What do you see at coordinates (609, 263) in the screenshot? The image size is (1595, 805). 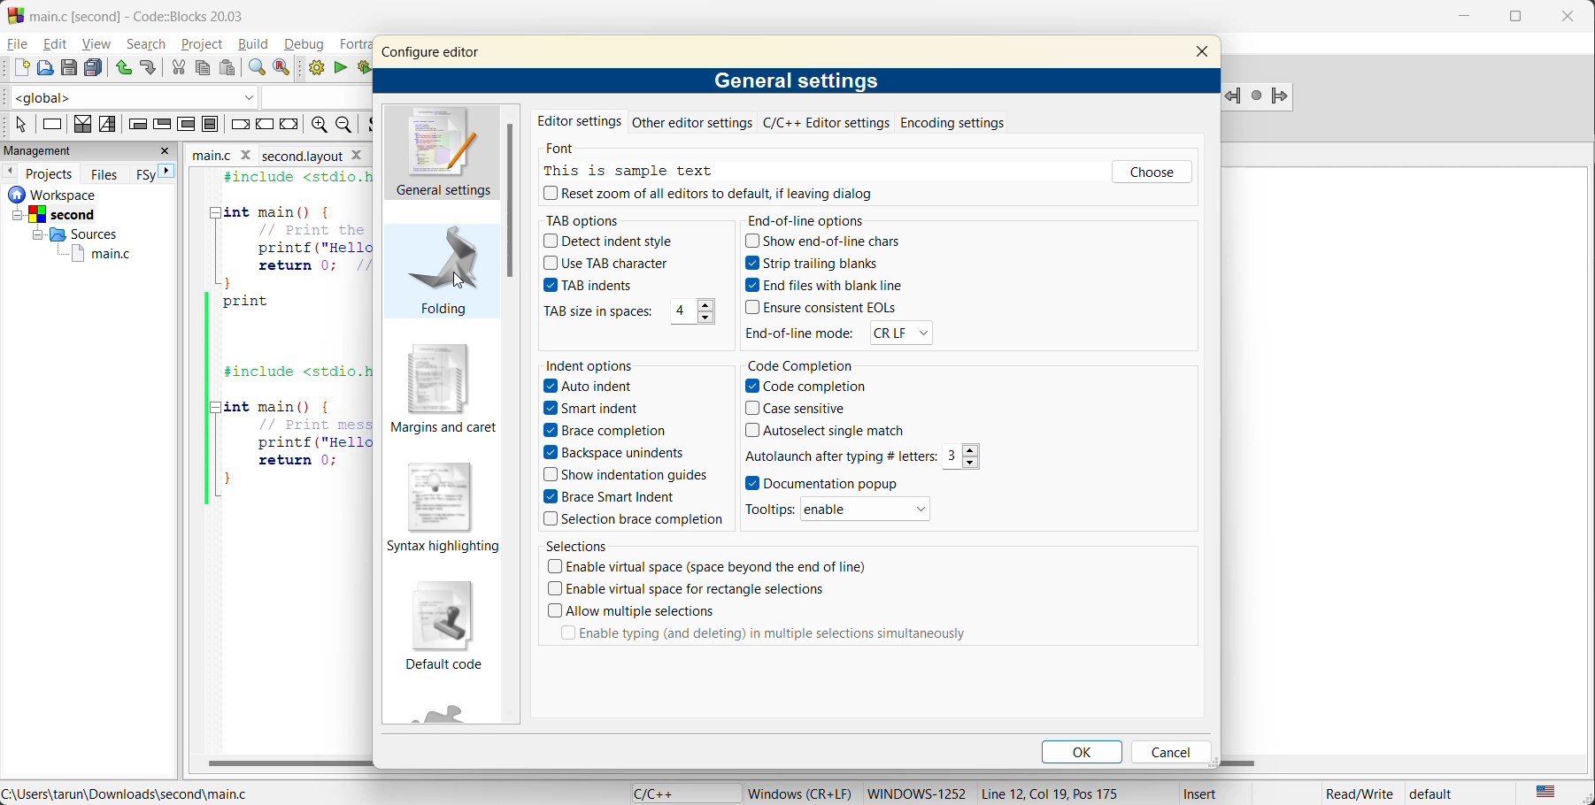 I see `use tab character` at bounding box center [609, 263].